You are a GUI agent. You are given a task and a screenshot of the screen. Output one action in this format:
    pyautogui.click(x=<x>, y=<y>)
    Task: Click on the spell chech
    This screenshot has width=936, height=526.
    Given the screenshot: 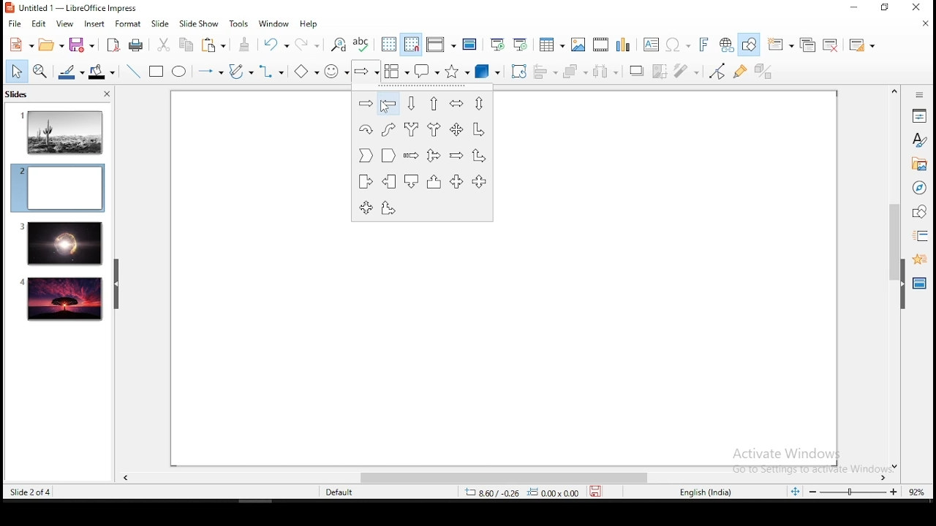 What is the action you would take?
    pyautogui.click(x=362, y=43)
    